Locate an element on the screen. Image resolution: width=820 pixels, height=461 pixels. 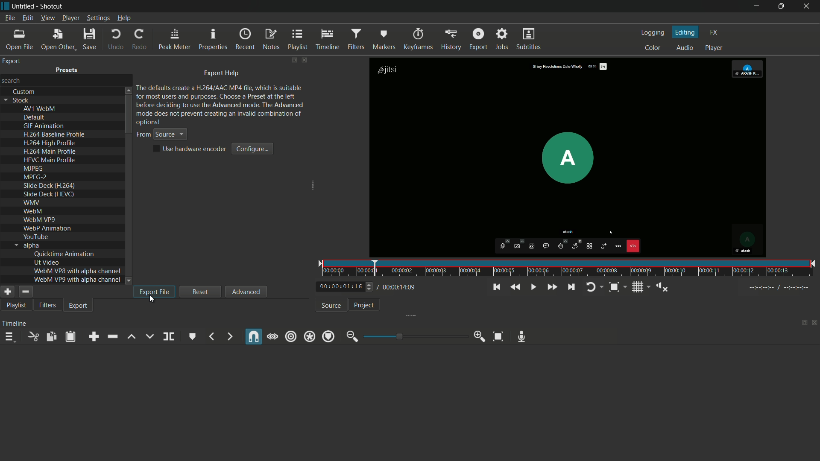
color is located at coordinates (653, 48).